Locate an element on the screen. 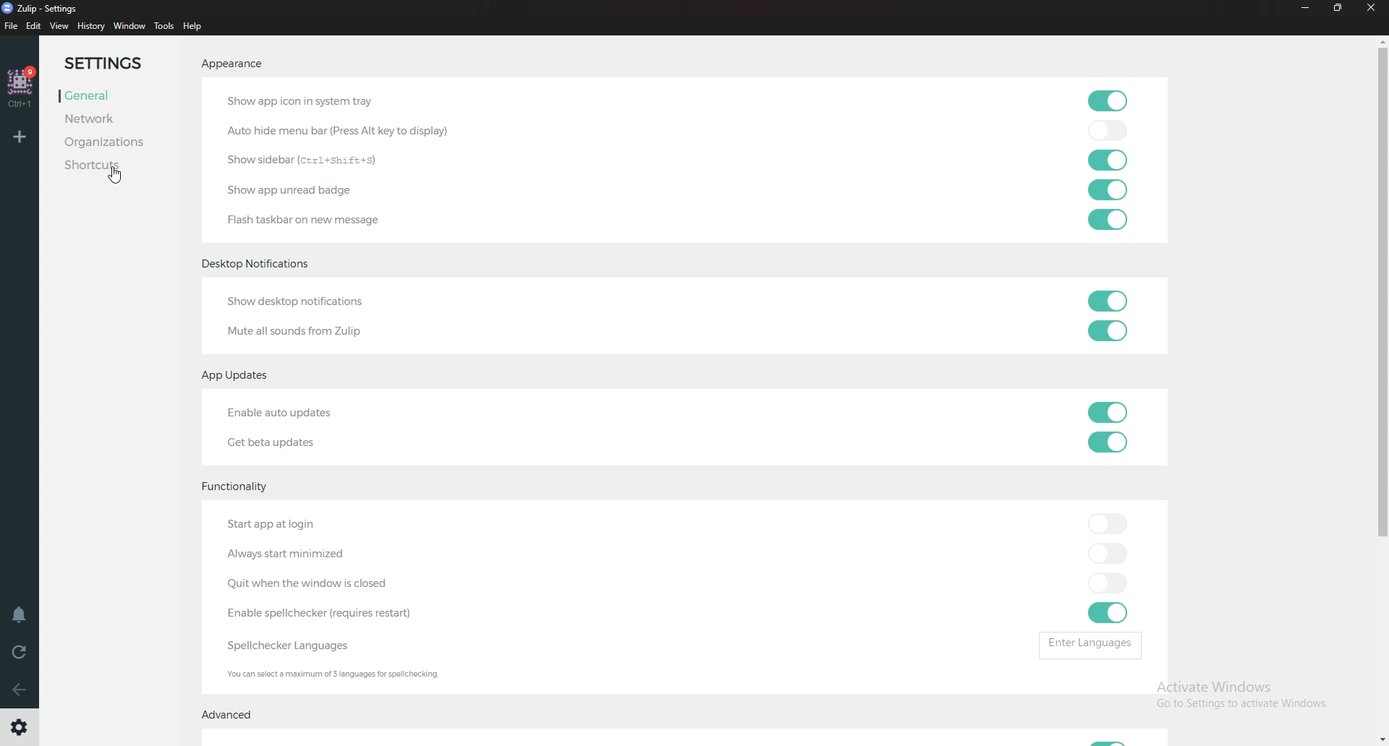 This screenshot has width=1389, height=746. Spell checker languages is located at coordinates (296, 646).